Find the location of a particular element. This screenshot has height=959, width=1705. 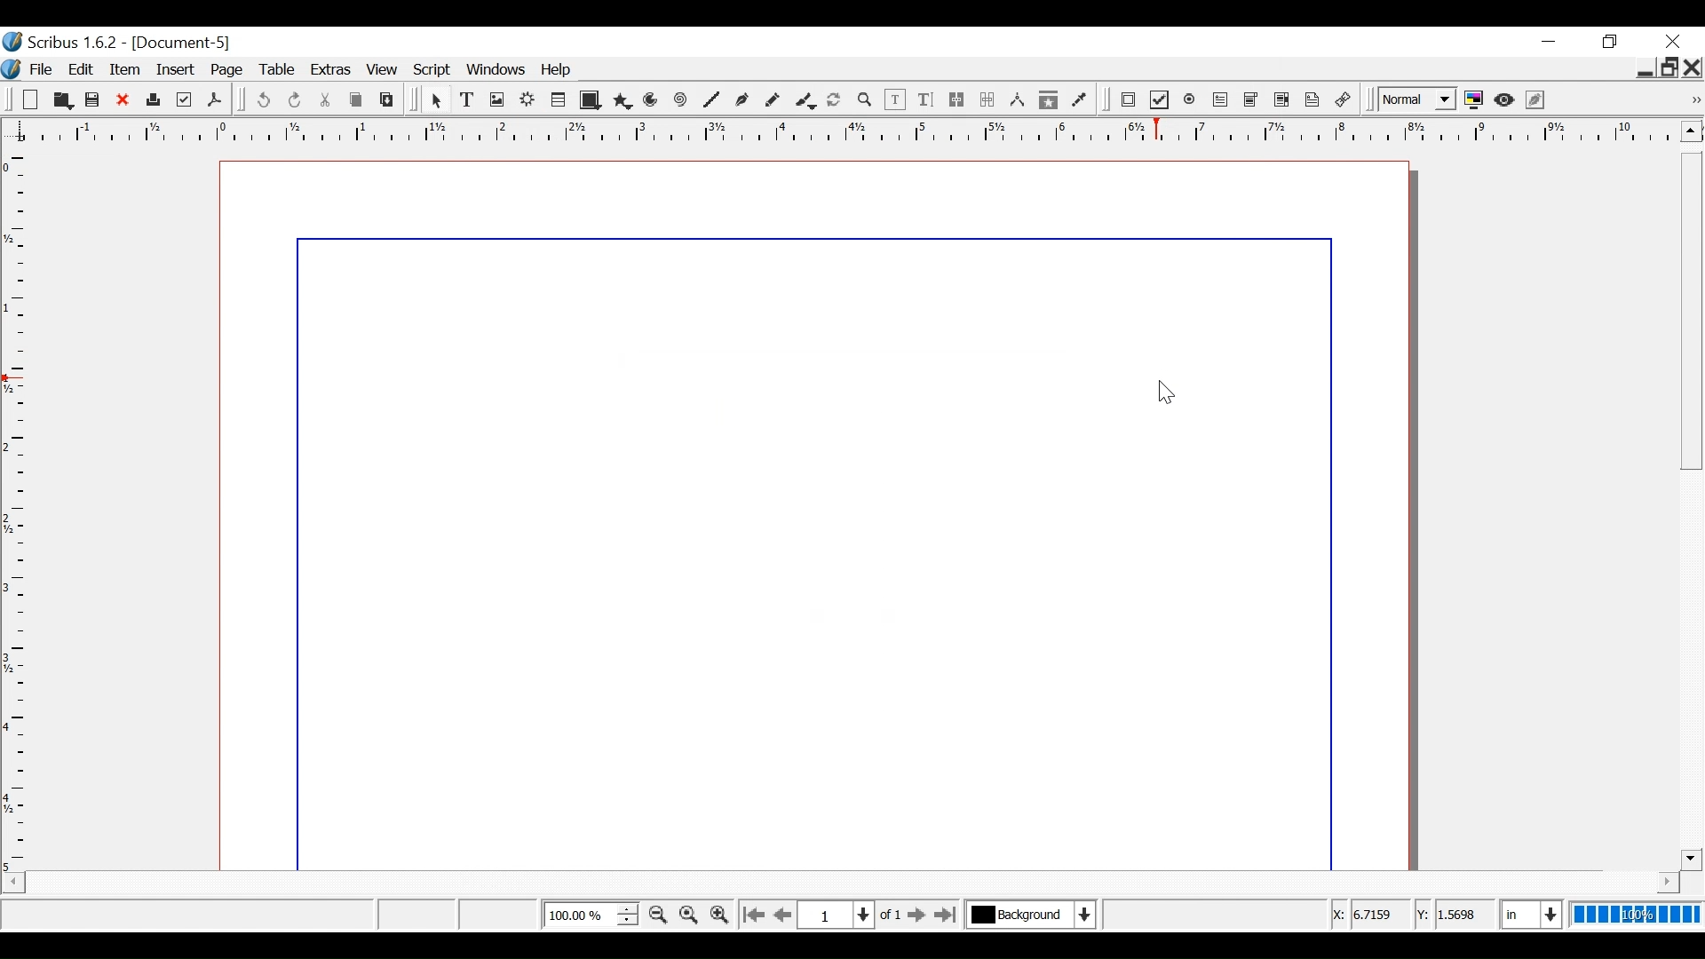

Help is located at coordinates (559, 72).